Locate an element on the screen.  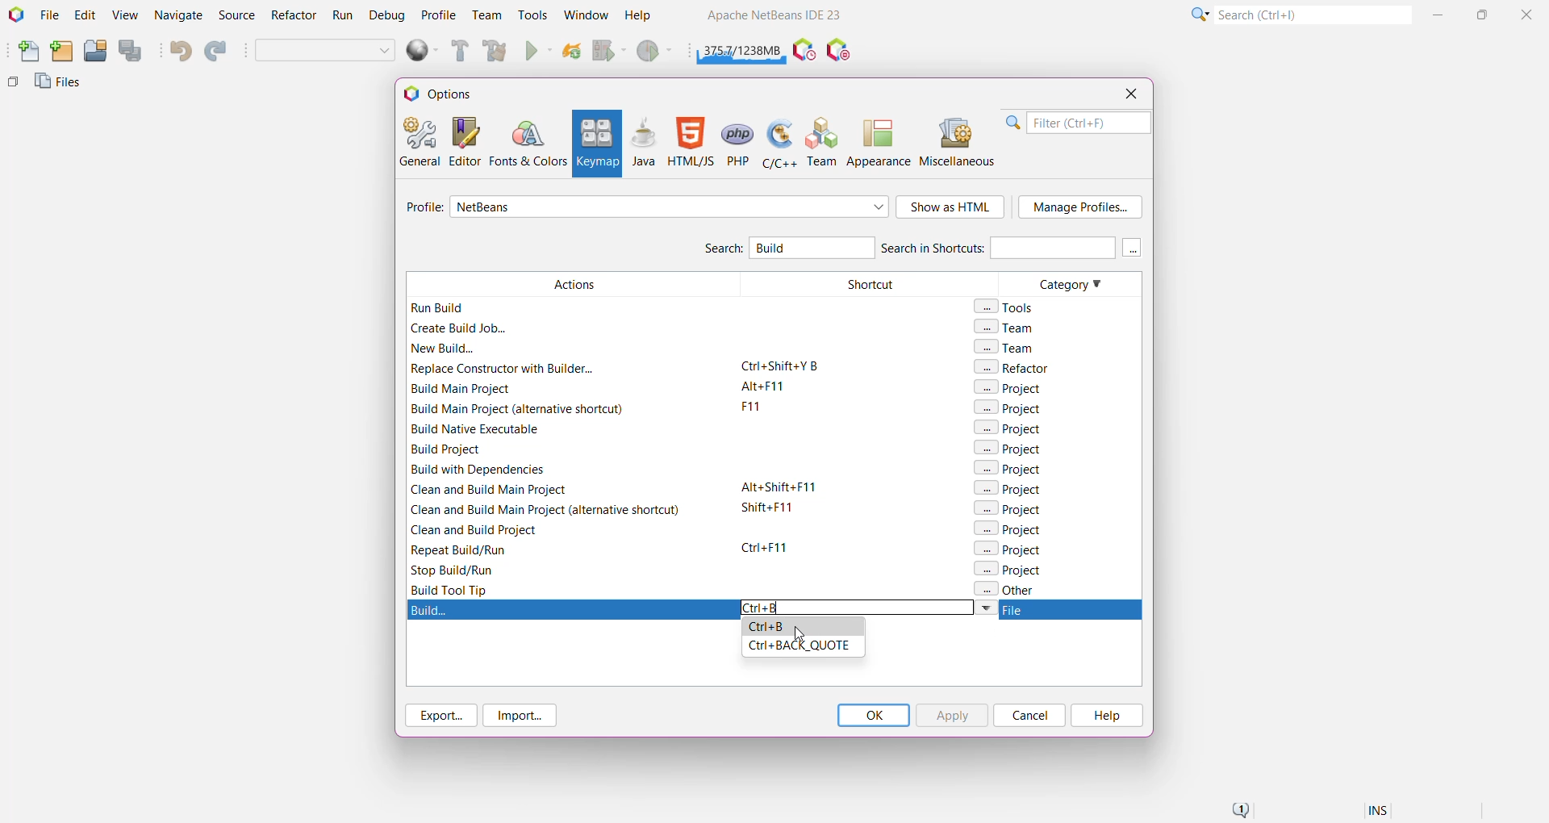
Save All is located at coordinates (132, 51).